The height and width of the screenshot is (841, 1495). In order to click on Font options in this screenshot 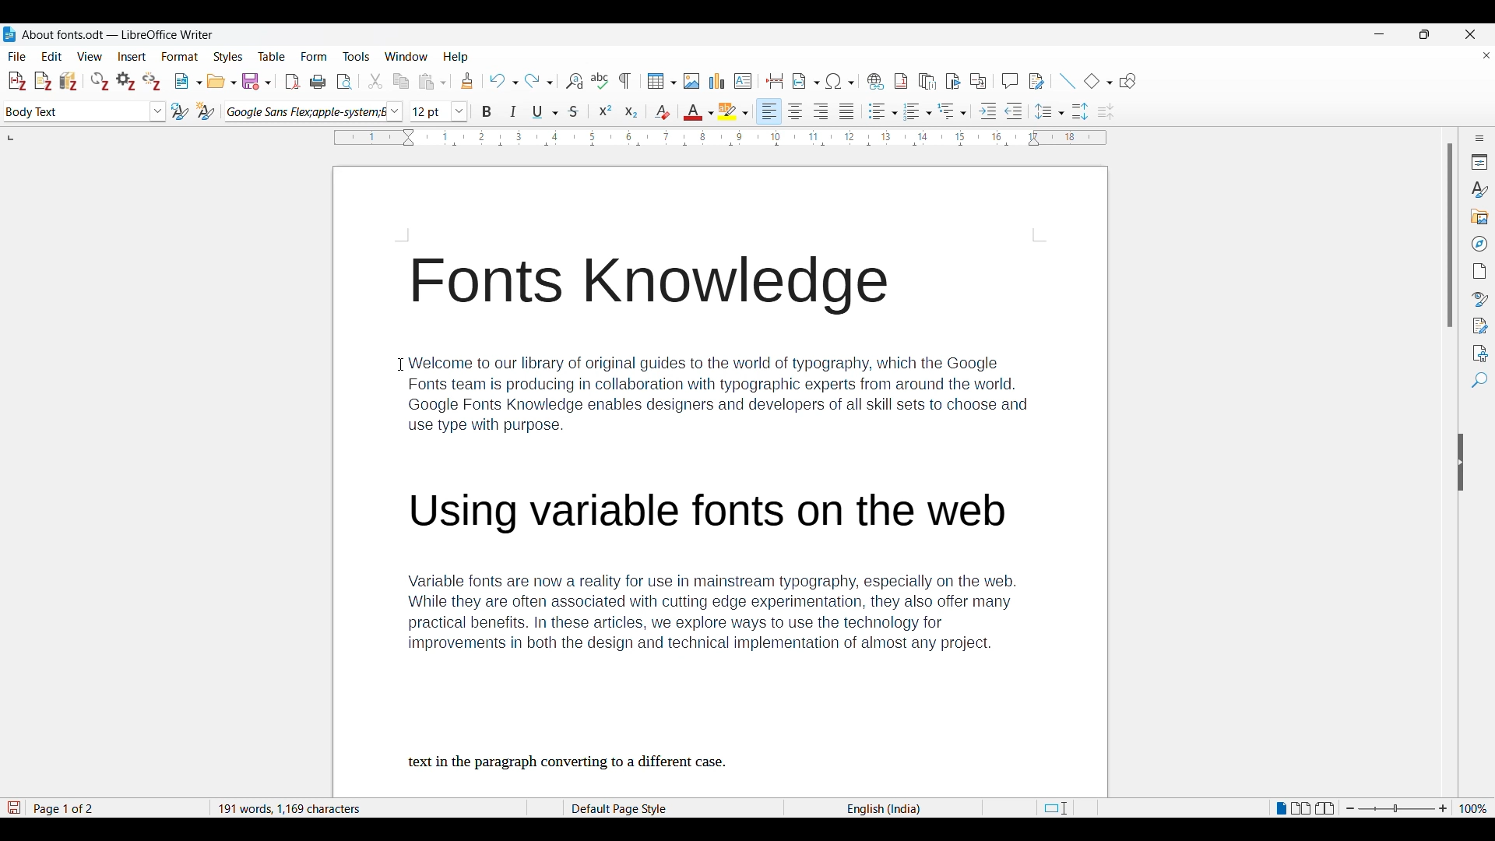, I will do `click(314, 112)`.